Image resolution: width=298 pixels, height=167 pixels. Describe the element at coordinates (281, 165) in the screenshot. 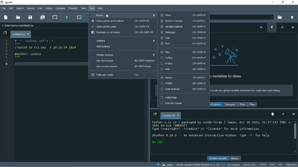

I see `RW` at that location.